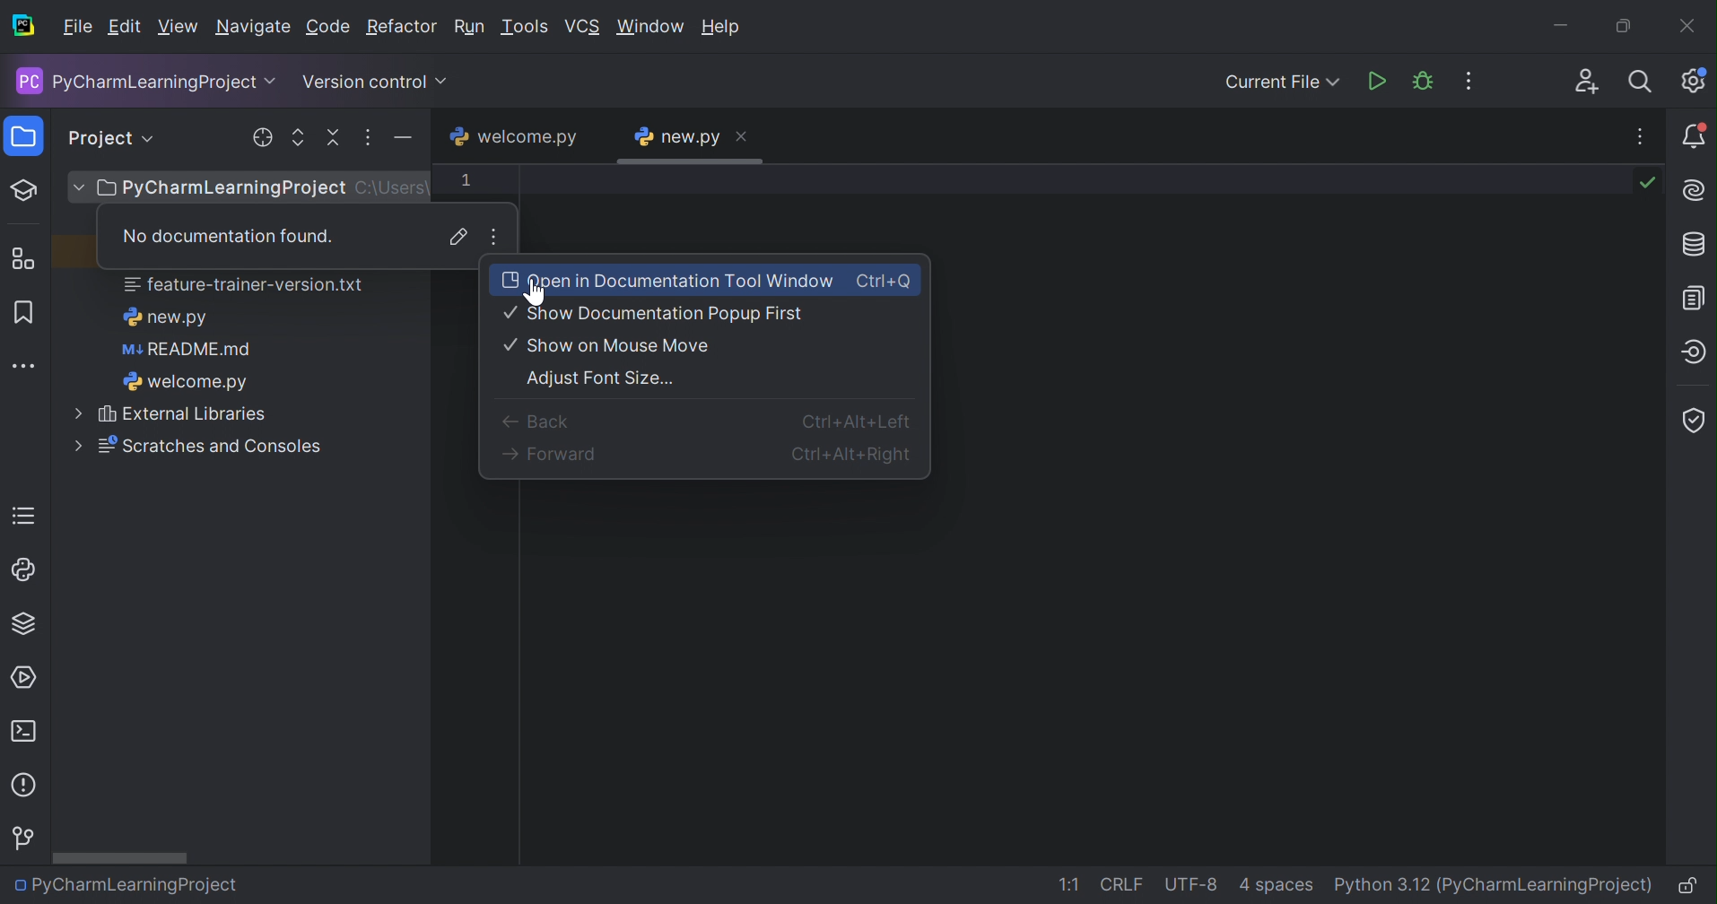  What do you see at coordinates (120, 857) in the screenshot?
I see `Scroll bar` at bounding box center [120, 857].